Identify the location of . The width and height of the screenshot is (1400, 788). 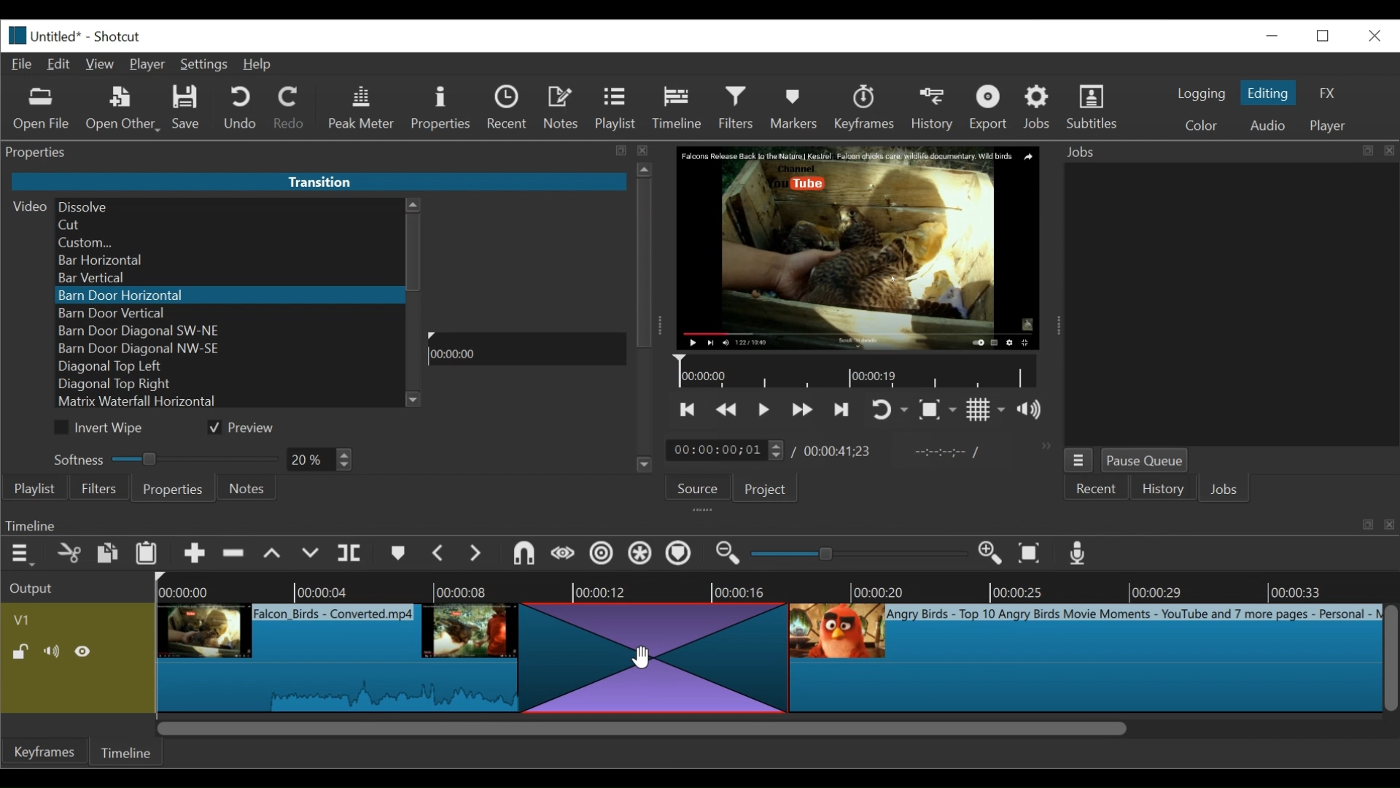
(334, 657).